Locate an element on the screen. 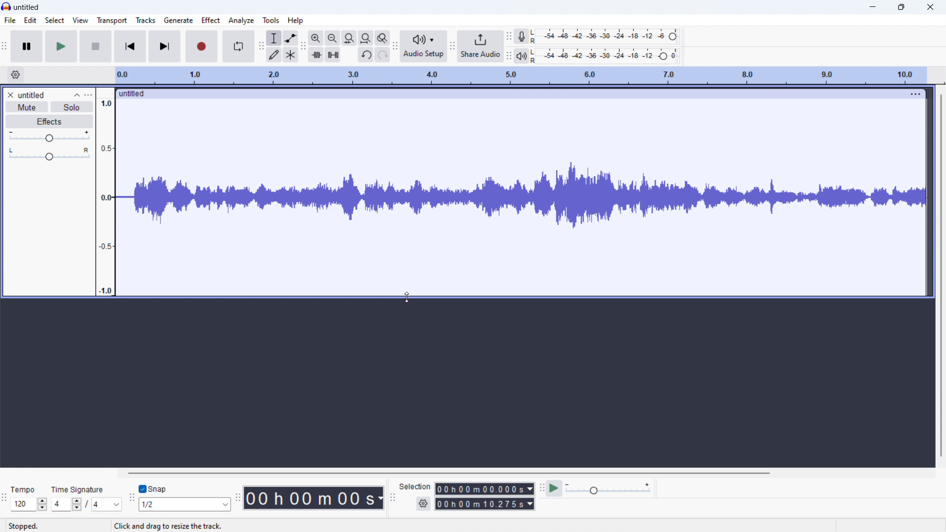  title is located at coordinates (26, 7).